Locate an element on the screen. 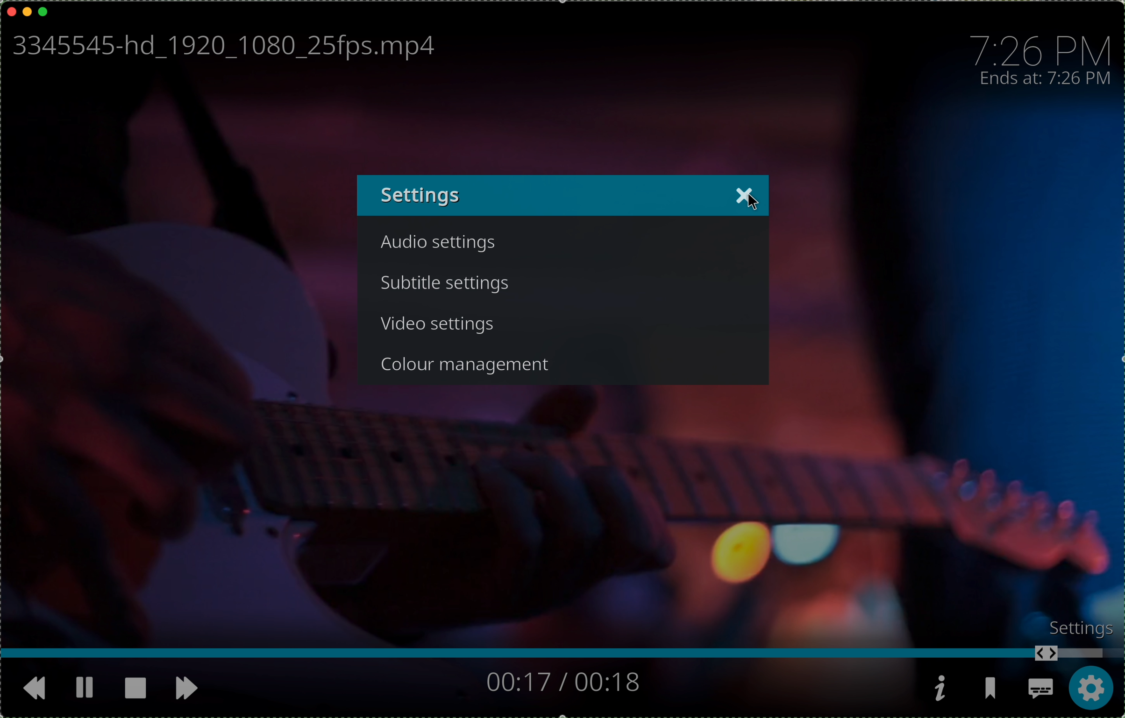  maximise is located at coordinates (44, 11).